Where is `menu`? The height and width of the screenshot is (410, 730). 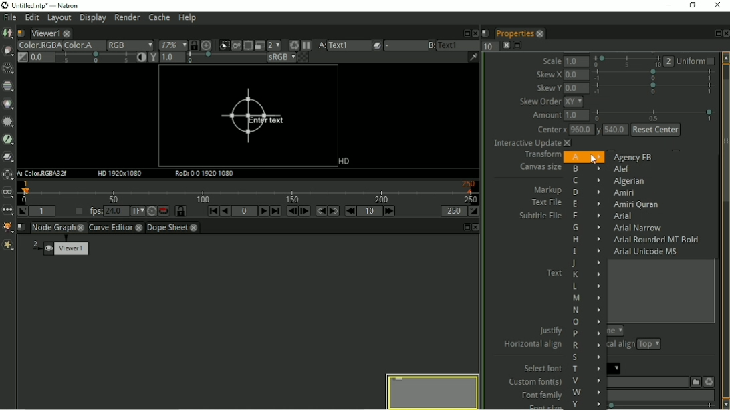 menu is located at coordinates (404, 46).